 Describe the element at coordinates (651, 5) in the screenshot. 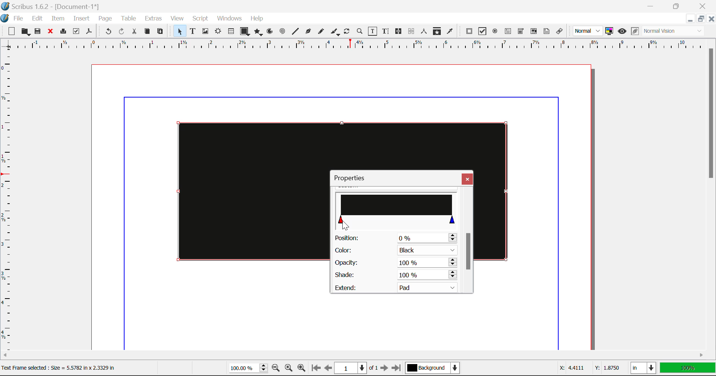

I see `Restore Down` at that location.